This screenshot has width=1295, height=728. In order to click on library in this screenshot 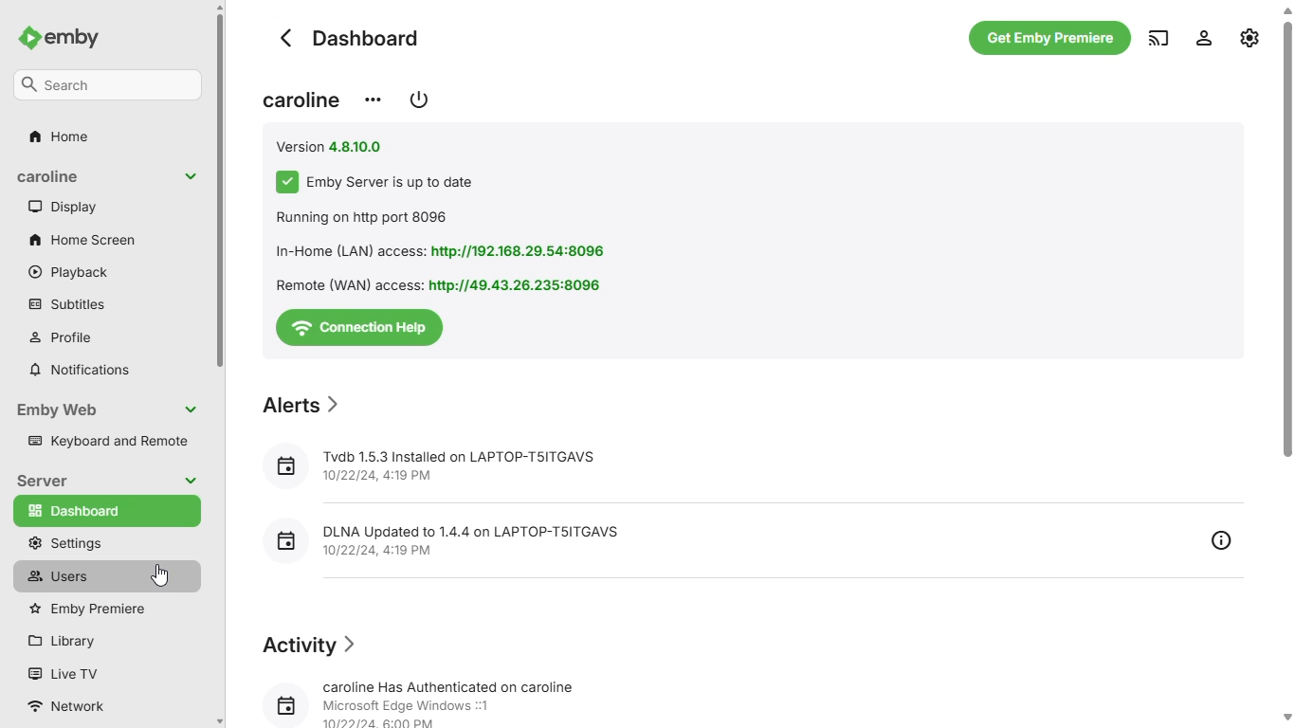, I will do `click(61, 641)`.